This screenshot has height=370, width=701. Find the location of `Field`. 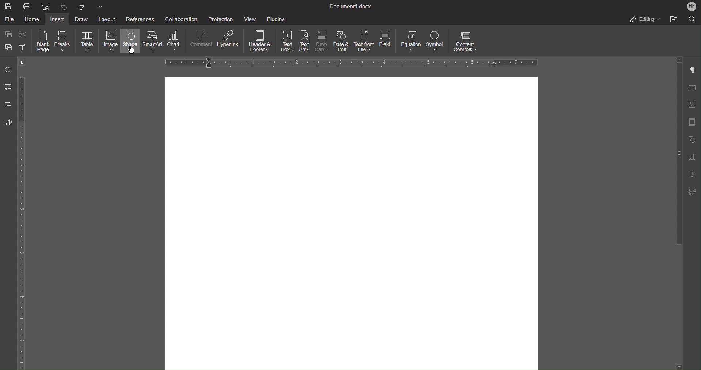

Field is located at coordinates (388, 42).